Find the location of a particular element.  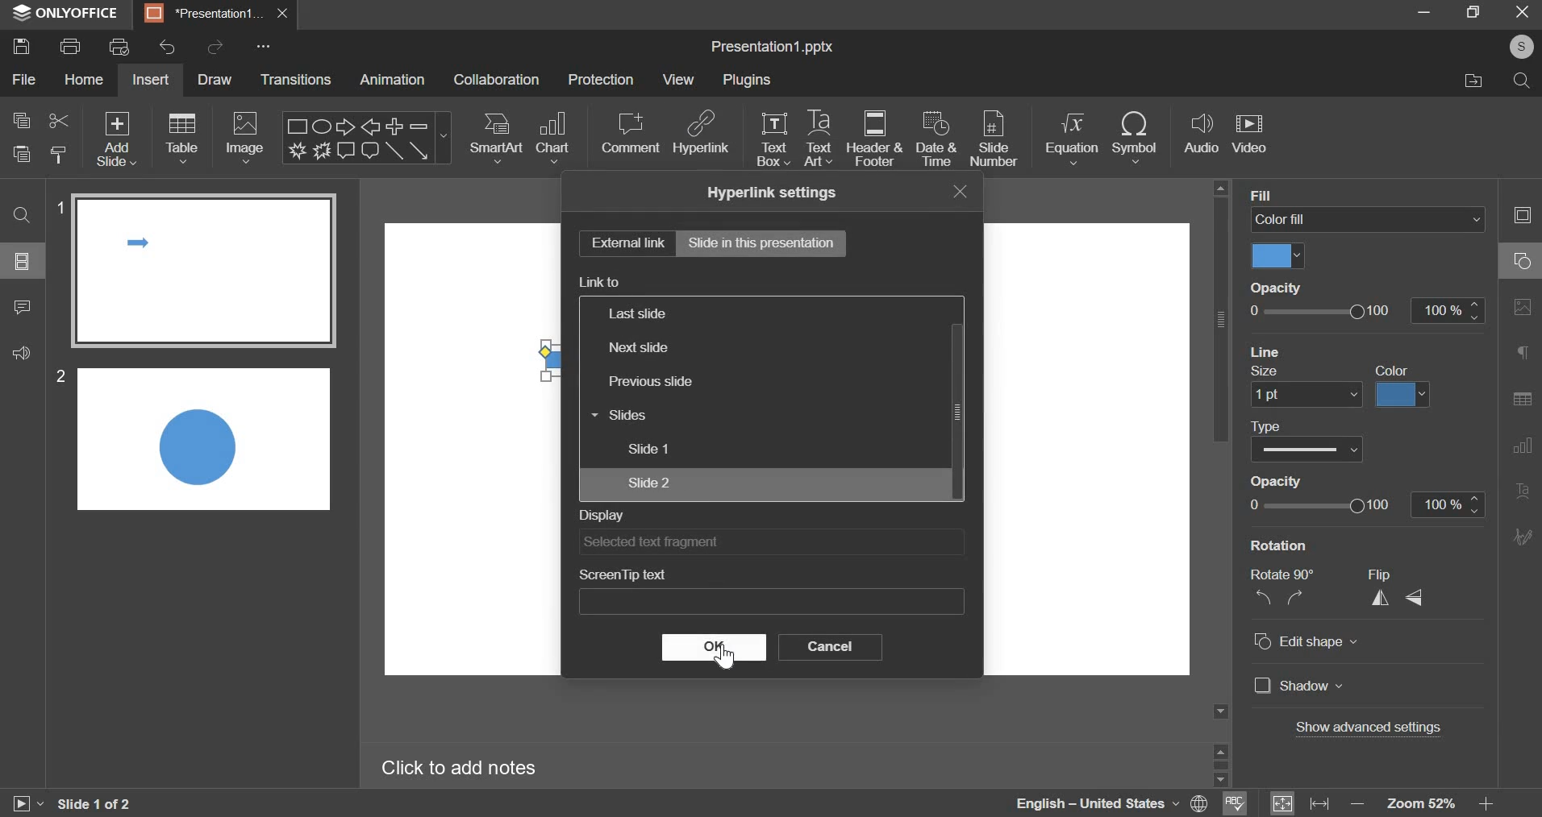

selected text fragment is located at coordinates (709, 542).